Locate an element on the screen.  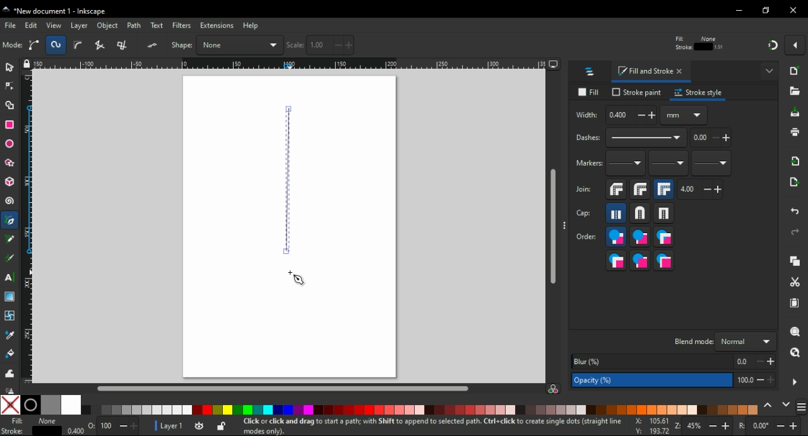
object flip  vertical is located at coordinates (181, 45).